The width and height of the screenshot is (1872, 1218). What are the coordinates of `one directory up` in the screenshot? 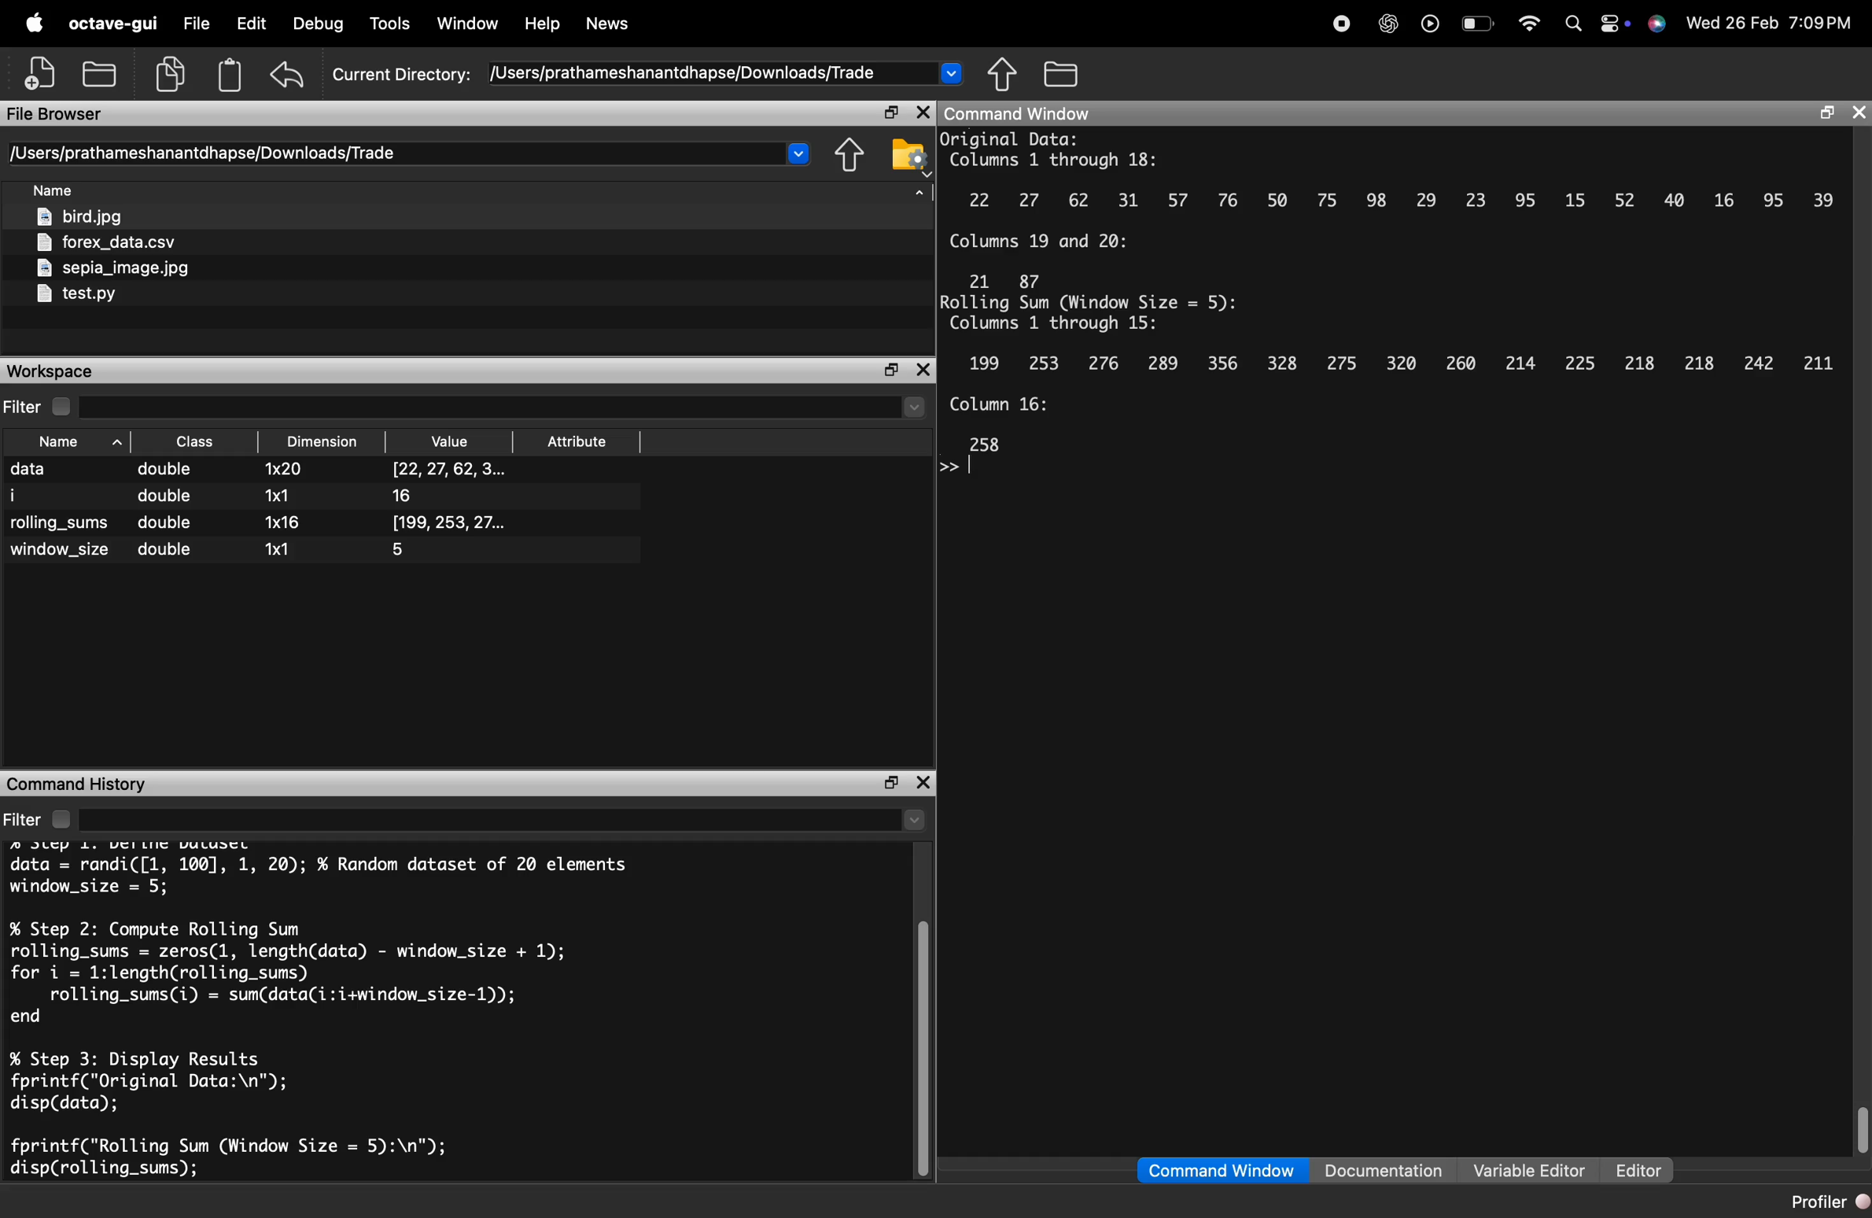 It's located at (850, 156).